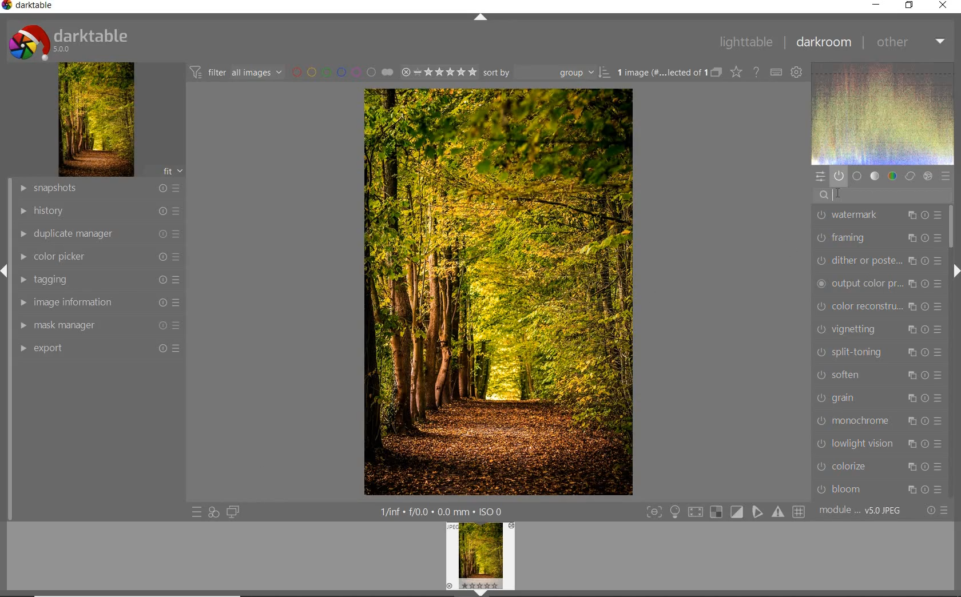  I want to click on toggle modes, so click(723, 512).